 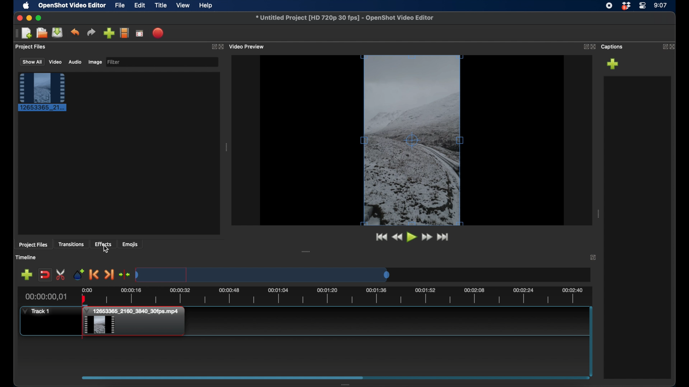 What do you see at coordinates (120, 6) in the screenshot?
I see `file` at bounding box center [120, 6].